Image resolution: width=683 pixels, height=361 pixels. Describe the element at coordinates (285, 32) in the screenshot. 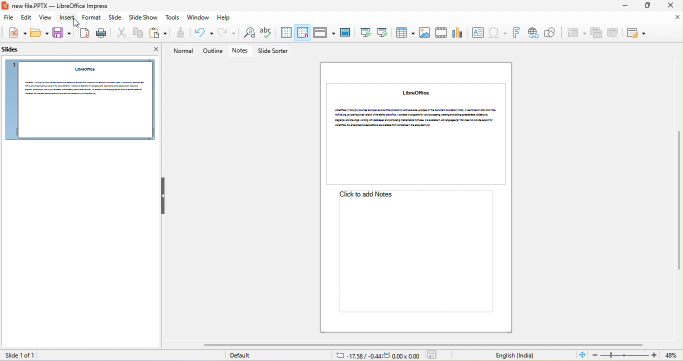

I see `display to grid` at that location.